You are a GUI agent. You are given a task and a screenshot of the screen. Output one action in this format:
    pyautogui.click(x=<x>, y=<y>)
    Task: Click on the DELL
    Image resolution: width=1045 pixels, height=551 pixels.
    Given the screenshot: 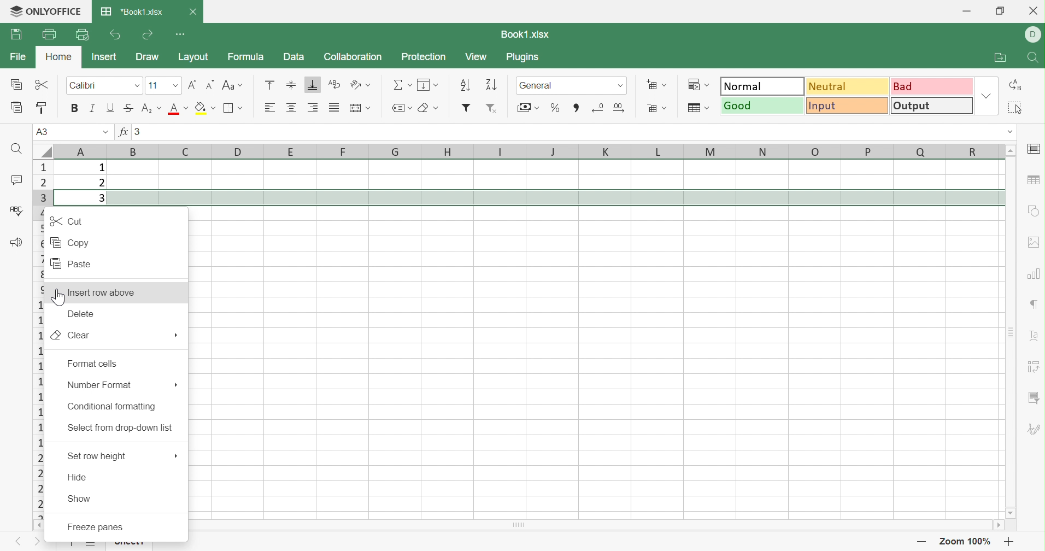 What is the action you would take?
    pyautogui.click(x=1032, y=35)
    